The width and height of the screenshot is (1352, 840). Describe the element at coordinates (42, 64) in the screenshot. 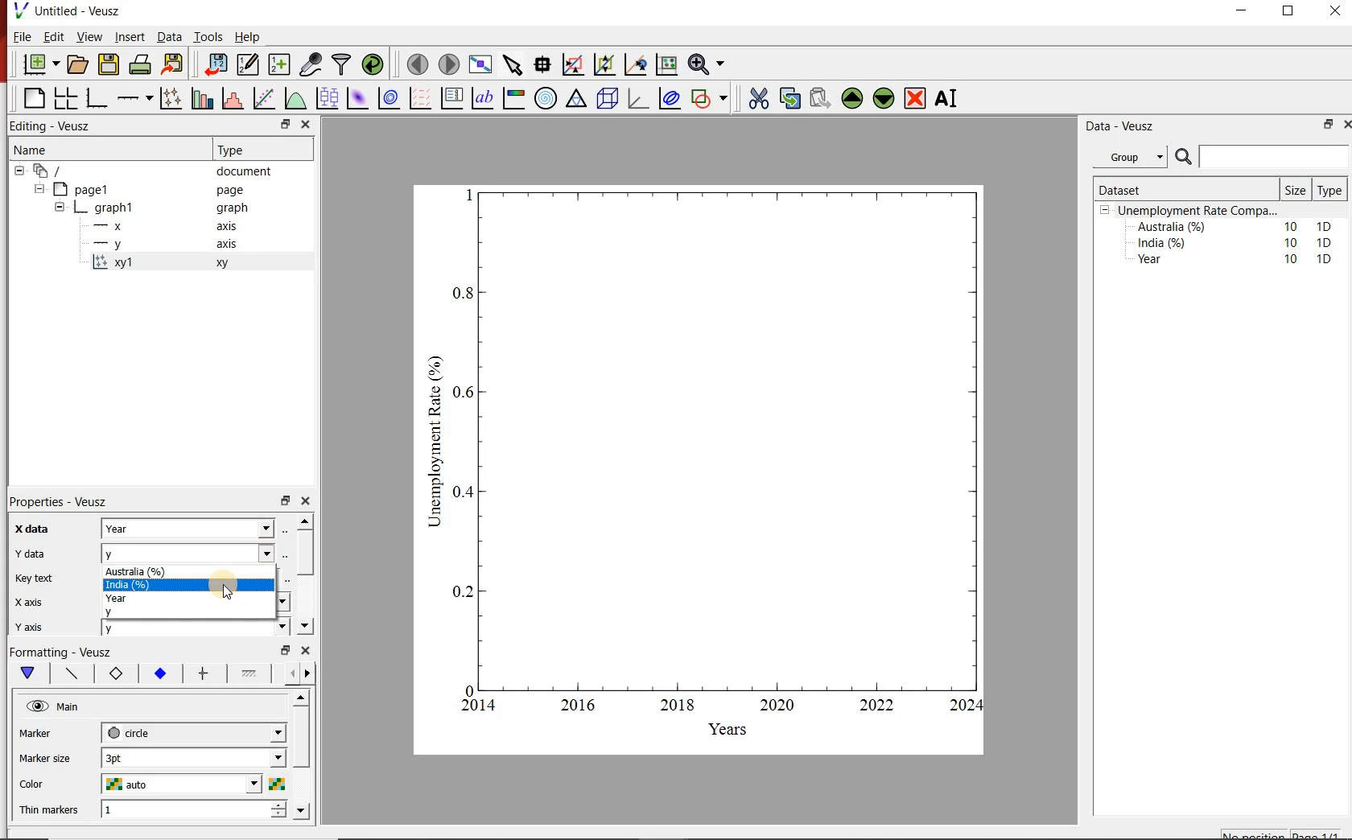

I see `new document` at that location.